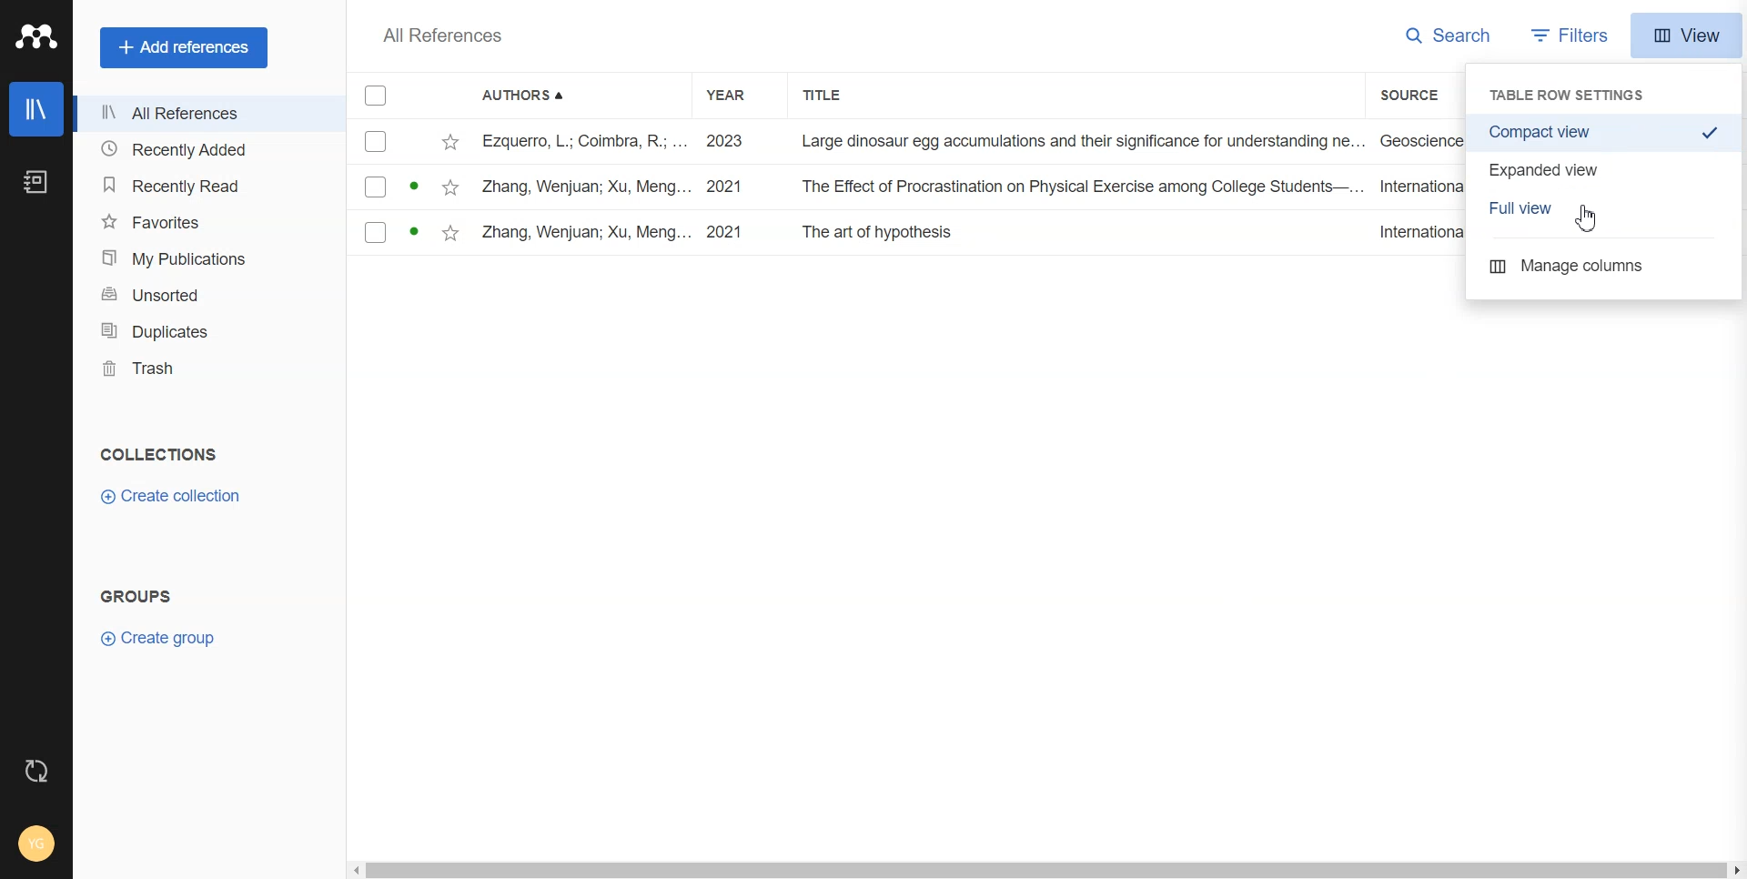 This screenshot has height=879, width=1747. What do you see at coordinates (162, 639) in the screenshot?
I see `Create Group` at bounding box center [162, 639].